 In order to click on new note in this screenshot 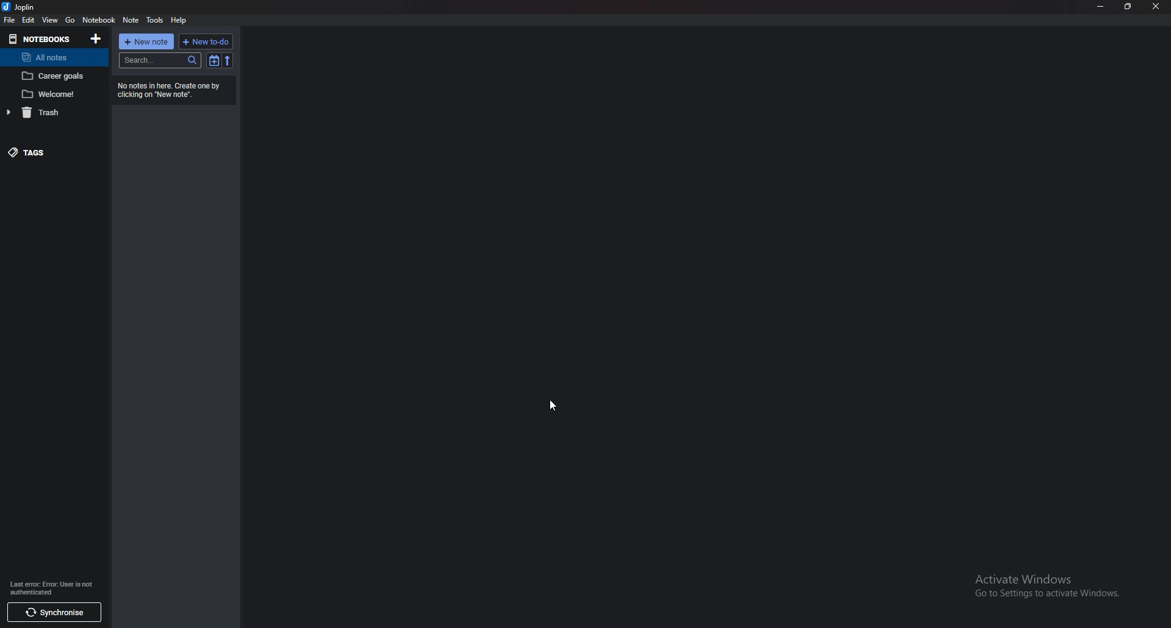, I will do `click(147, 41)`.